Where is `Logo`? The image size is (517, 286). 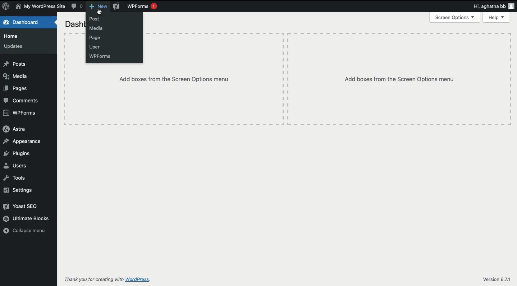
Logo is located at coordinates (5, 7).